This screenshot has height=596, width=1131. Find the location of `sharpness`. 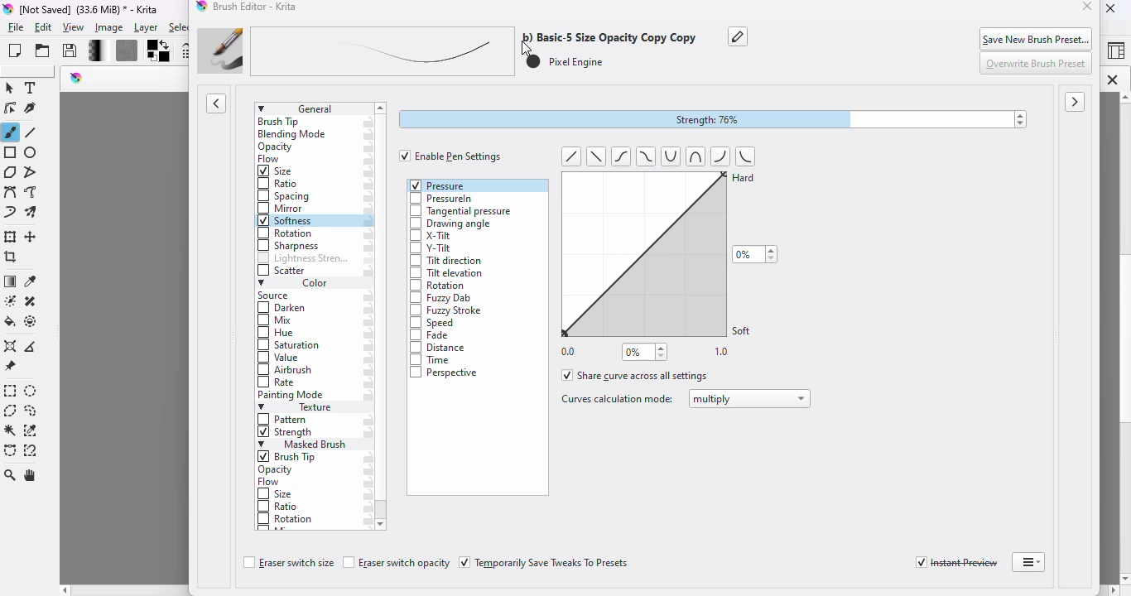

sharpness is located at coordinates (288, 246).